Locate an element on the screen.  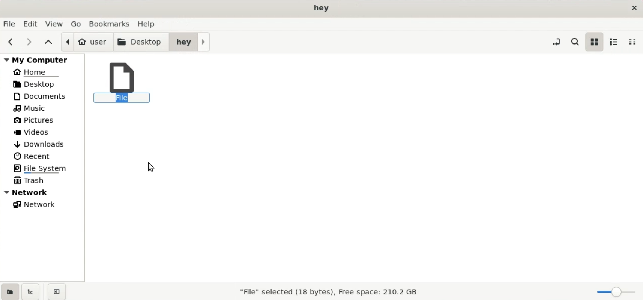
toggle location entry is located at coordinates (556, 41).